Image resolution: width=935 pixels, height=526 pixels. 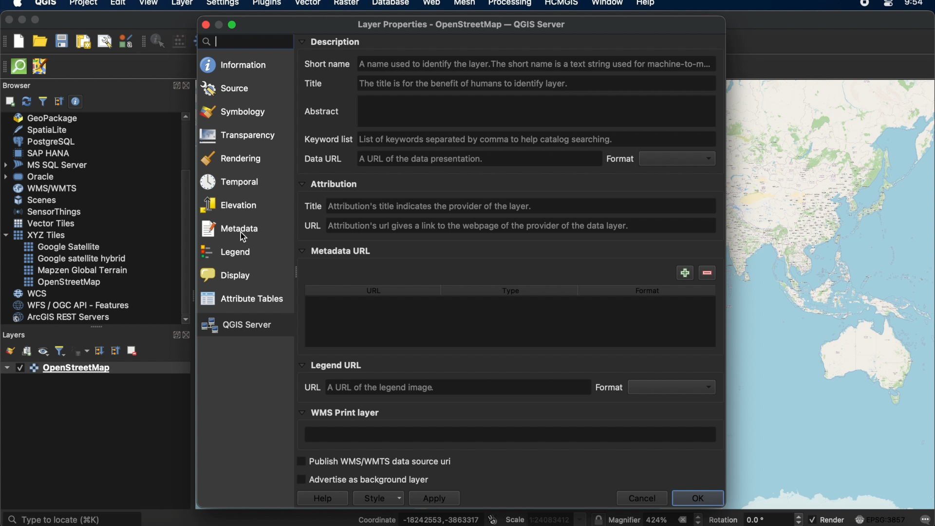 I want to click on source, so click(x=224, y=88).